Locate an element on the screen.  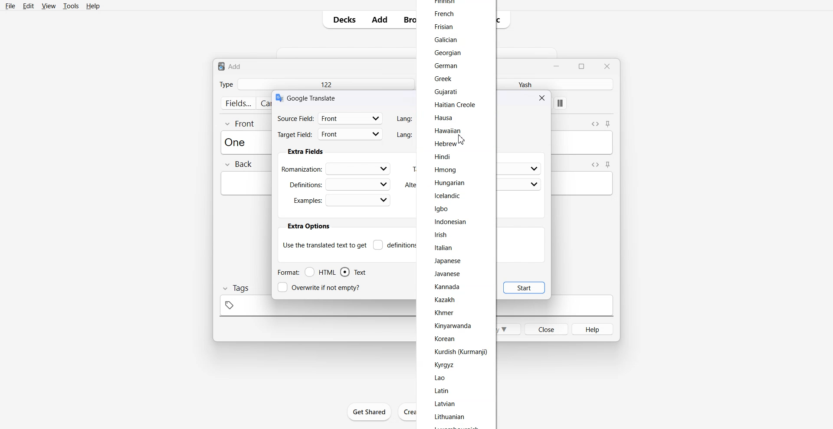
Gujarati is located at coordinates (450, 92).